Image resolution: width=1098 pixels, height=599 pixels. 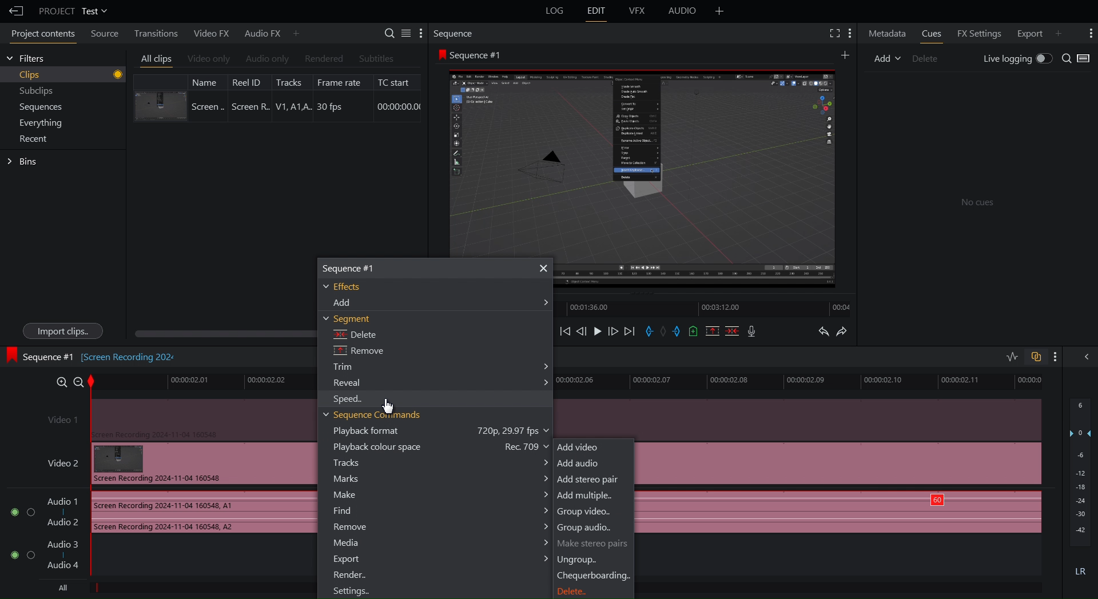 I want to click on Subtitles, so click(x=377, y=58).